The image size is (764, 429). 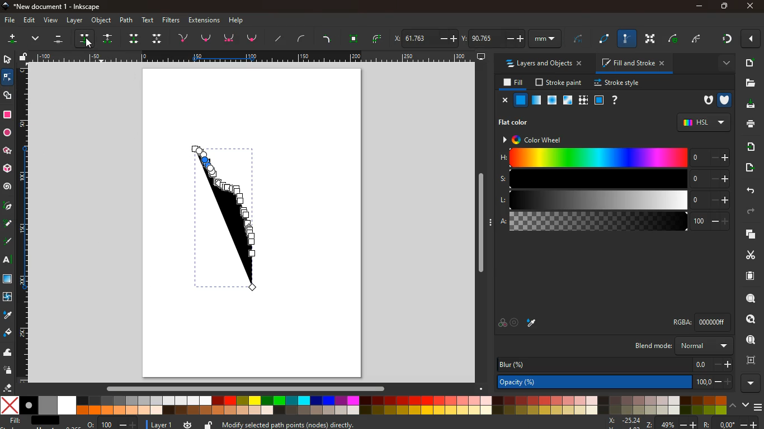 I want to click on send, so click(x=751, y=169).